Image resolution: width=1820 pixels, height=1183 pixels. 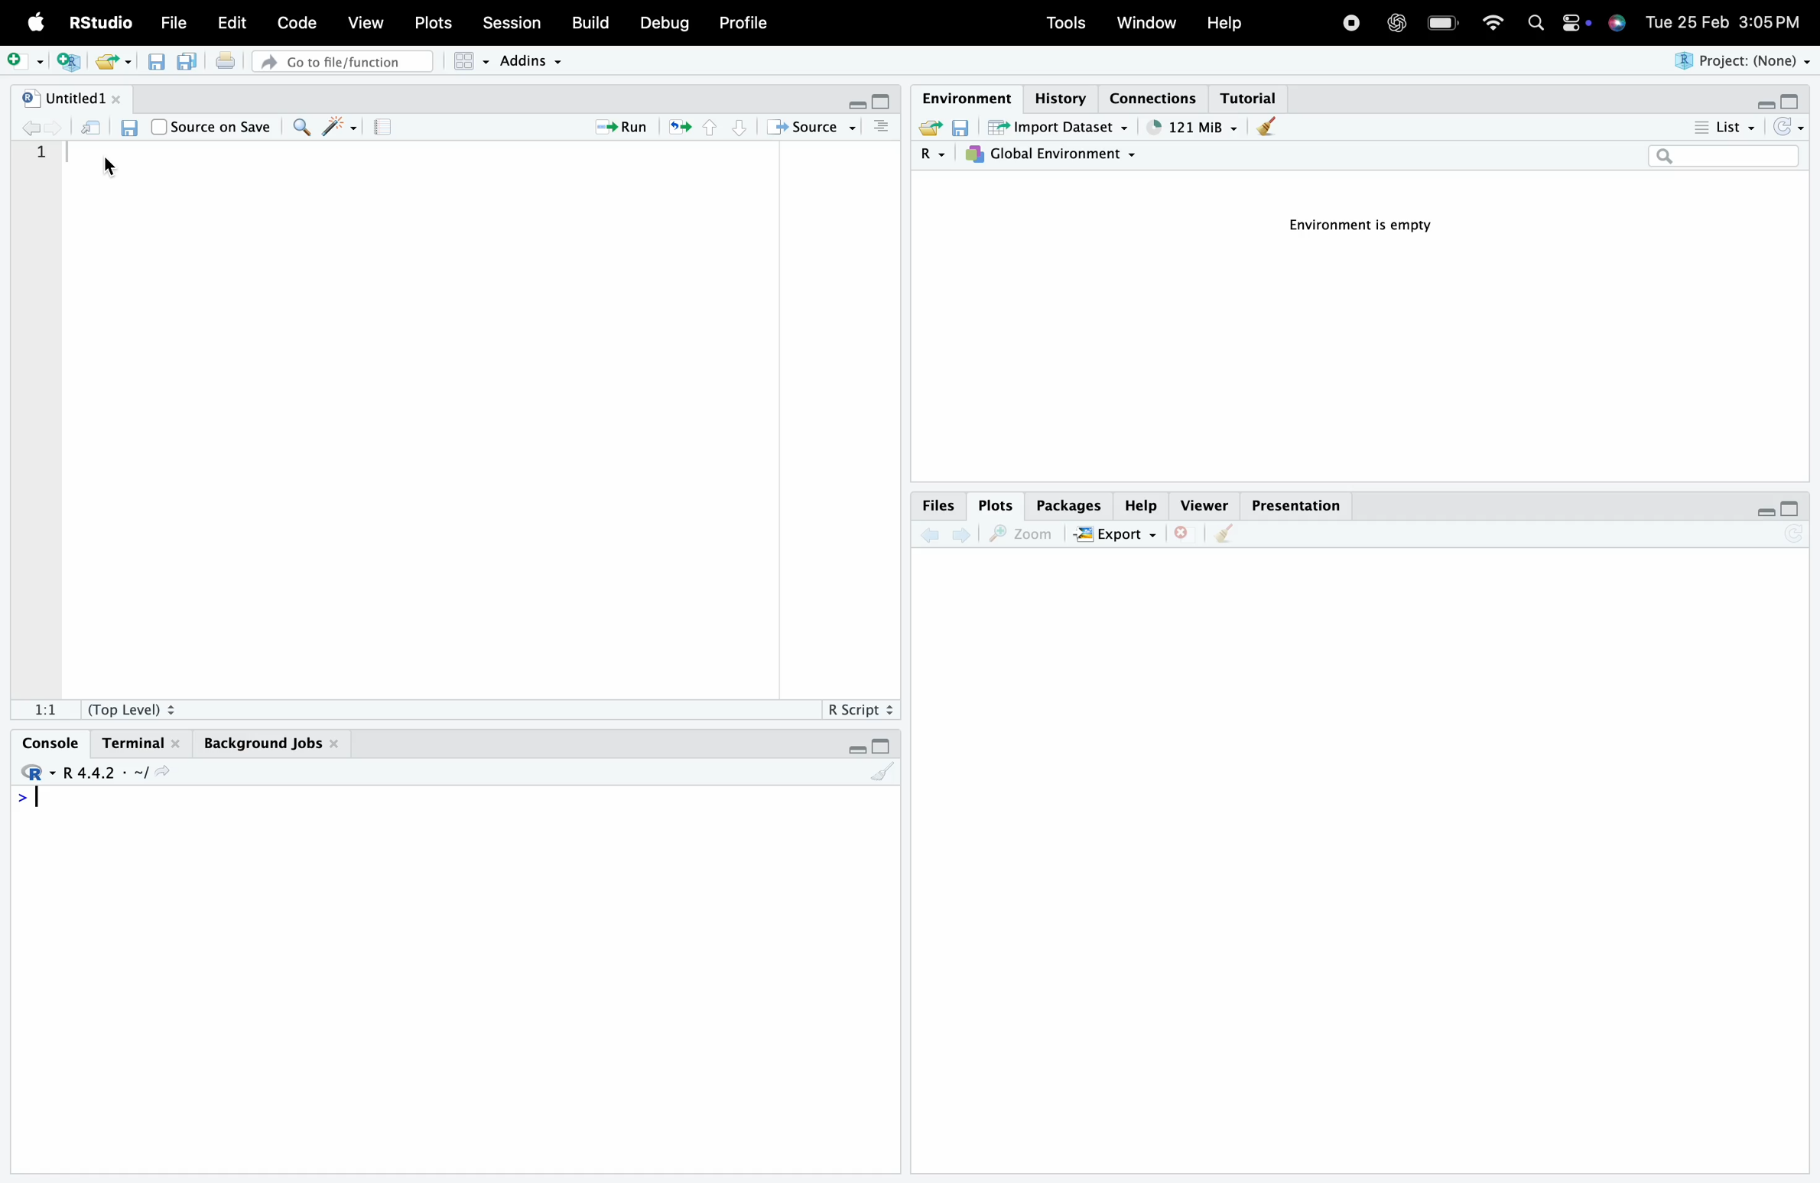 I want to click on Tools, so click(x=1068, y=24).